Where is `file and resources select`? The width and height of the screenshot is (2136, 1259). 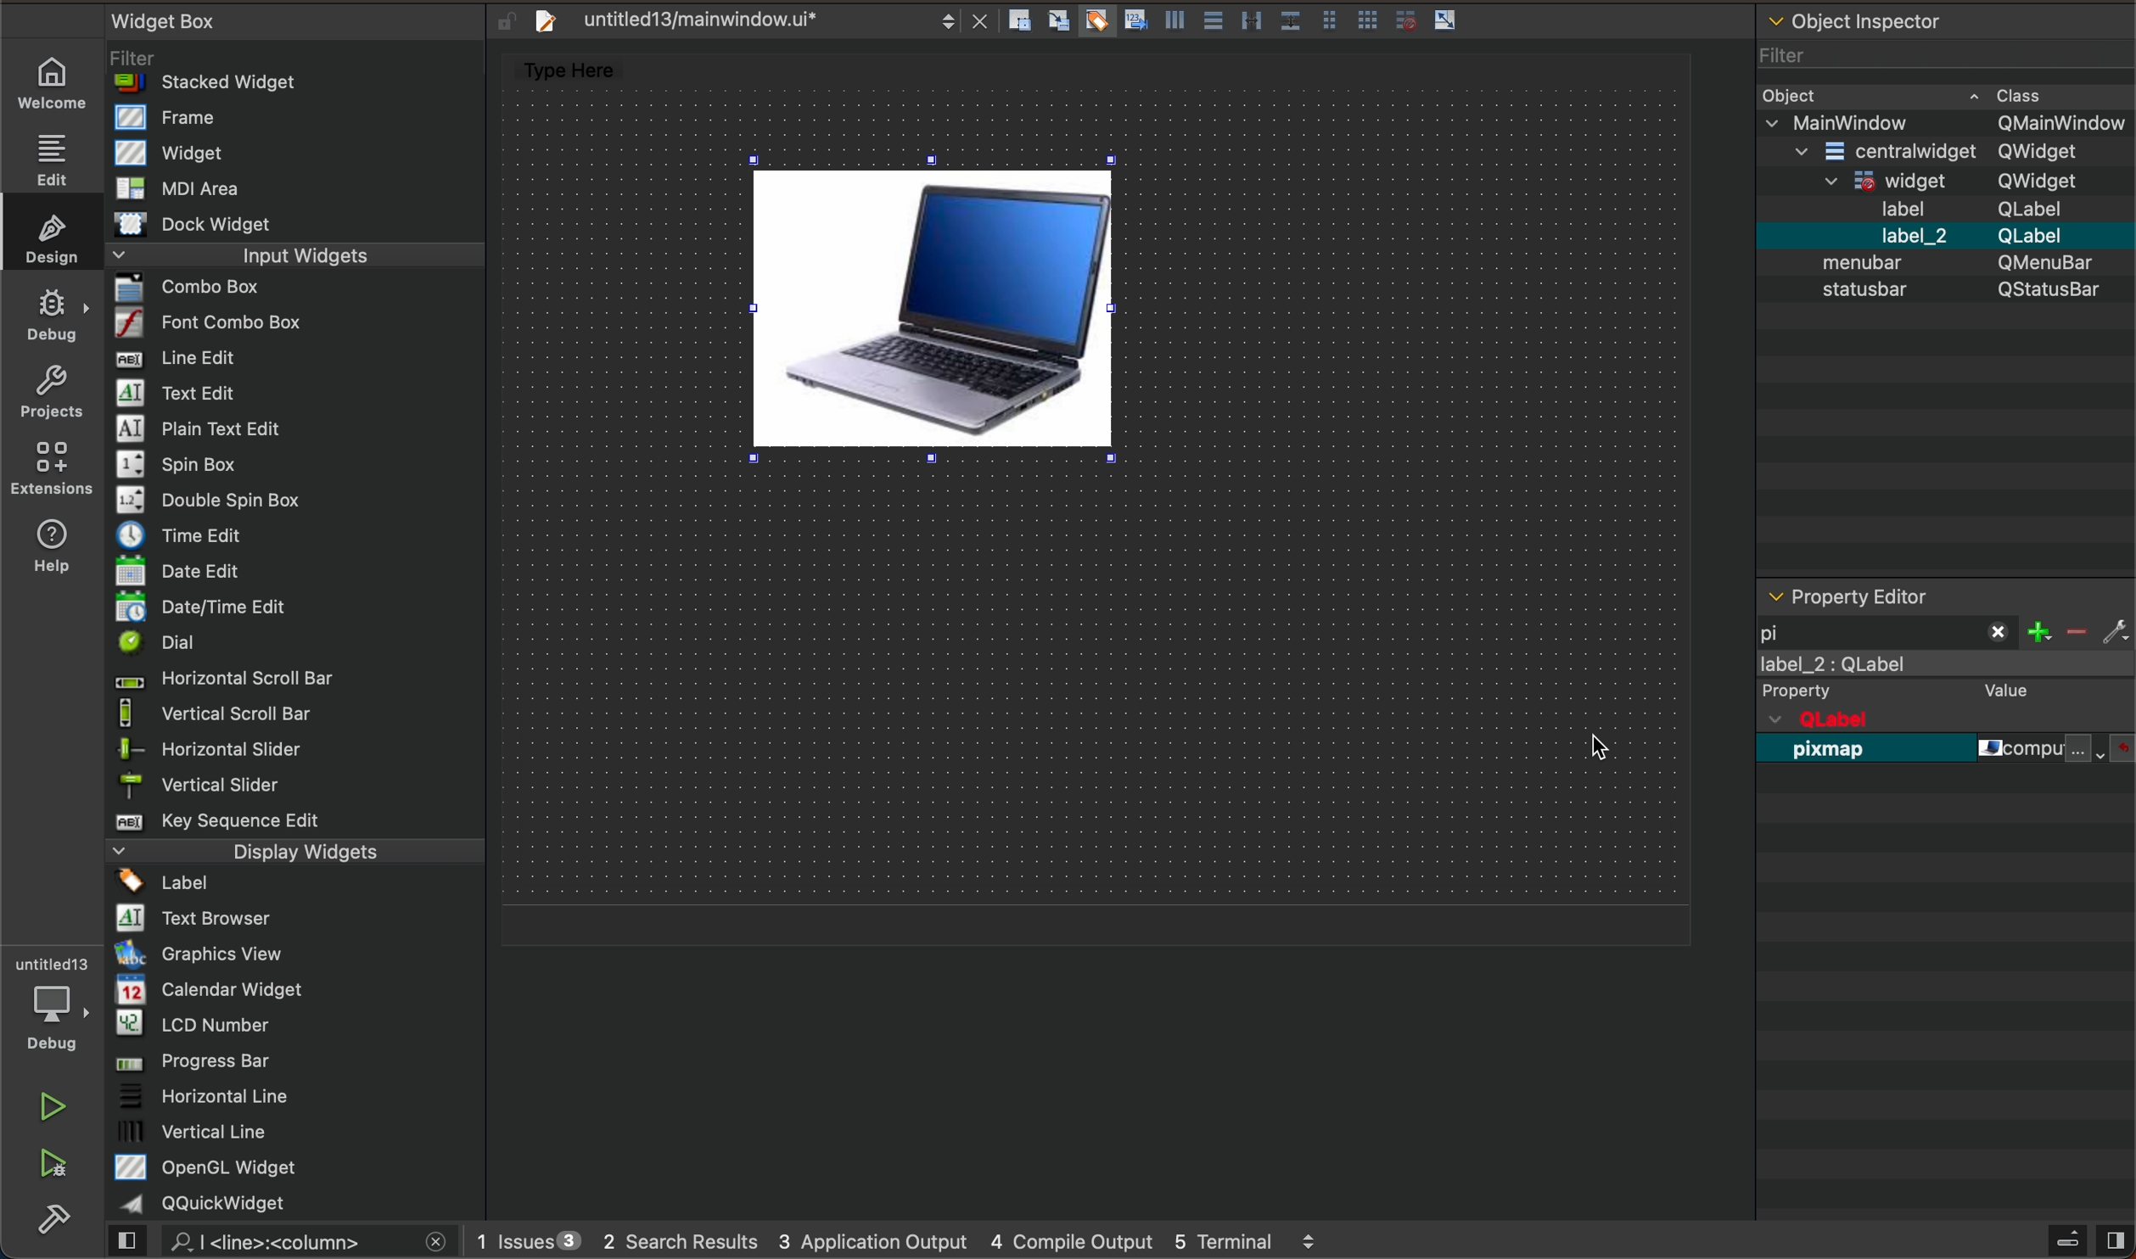
file and resources select is located at coordinates (2121, 749).